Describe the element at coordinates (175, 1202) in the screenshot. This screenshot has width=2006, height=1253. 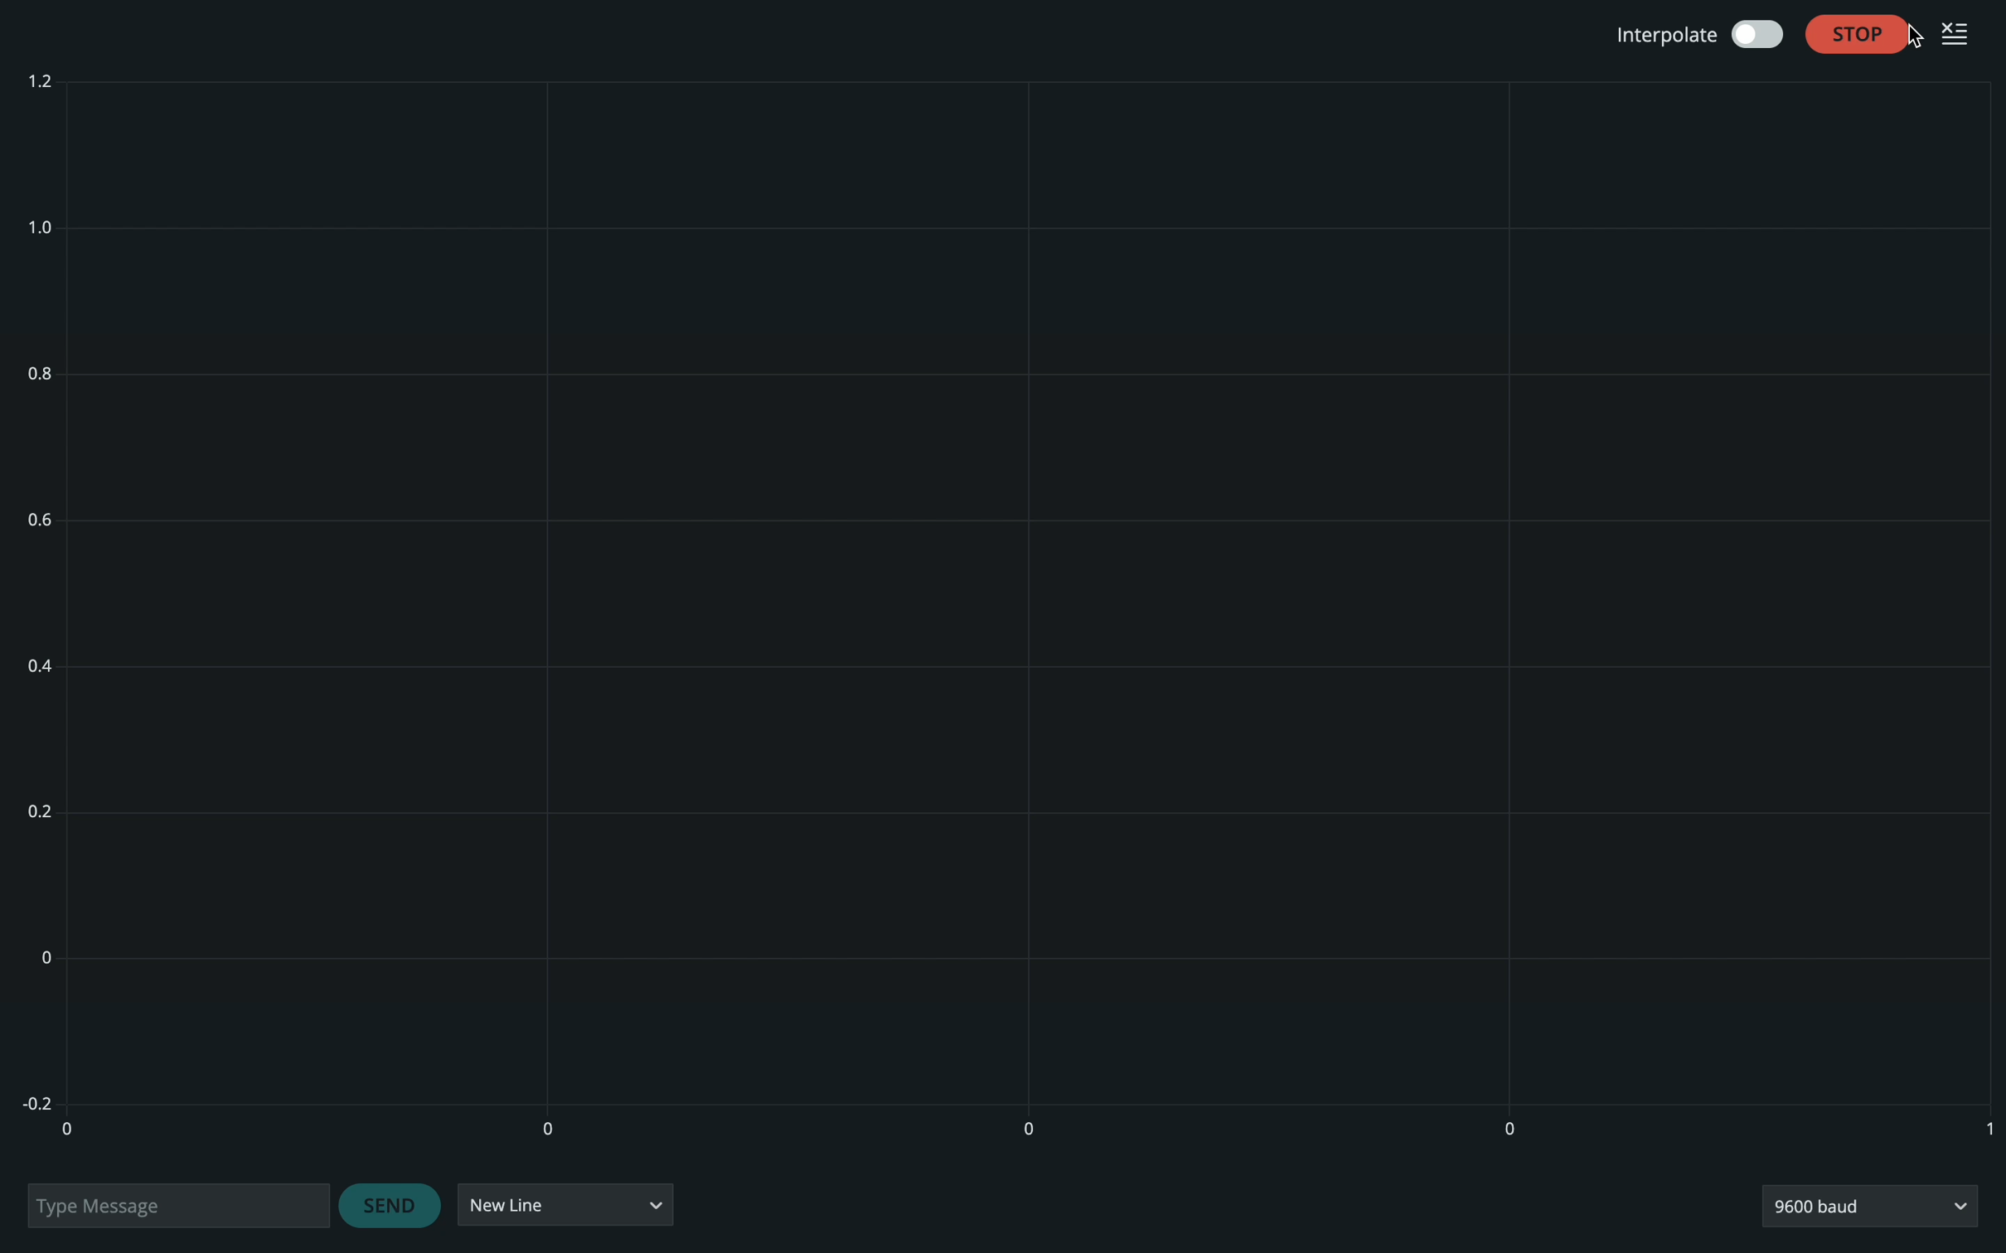
I see `message bar` at that location.